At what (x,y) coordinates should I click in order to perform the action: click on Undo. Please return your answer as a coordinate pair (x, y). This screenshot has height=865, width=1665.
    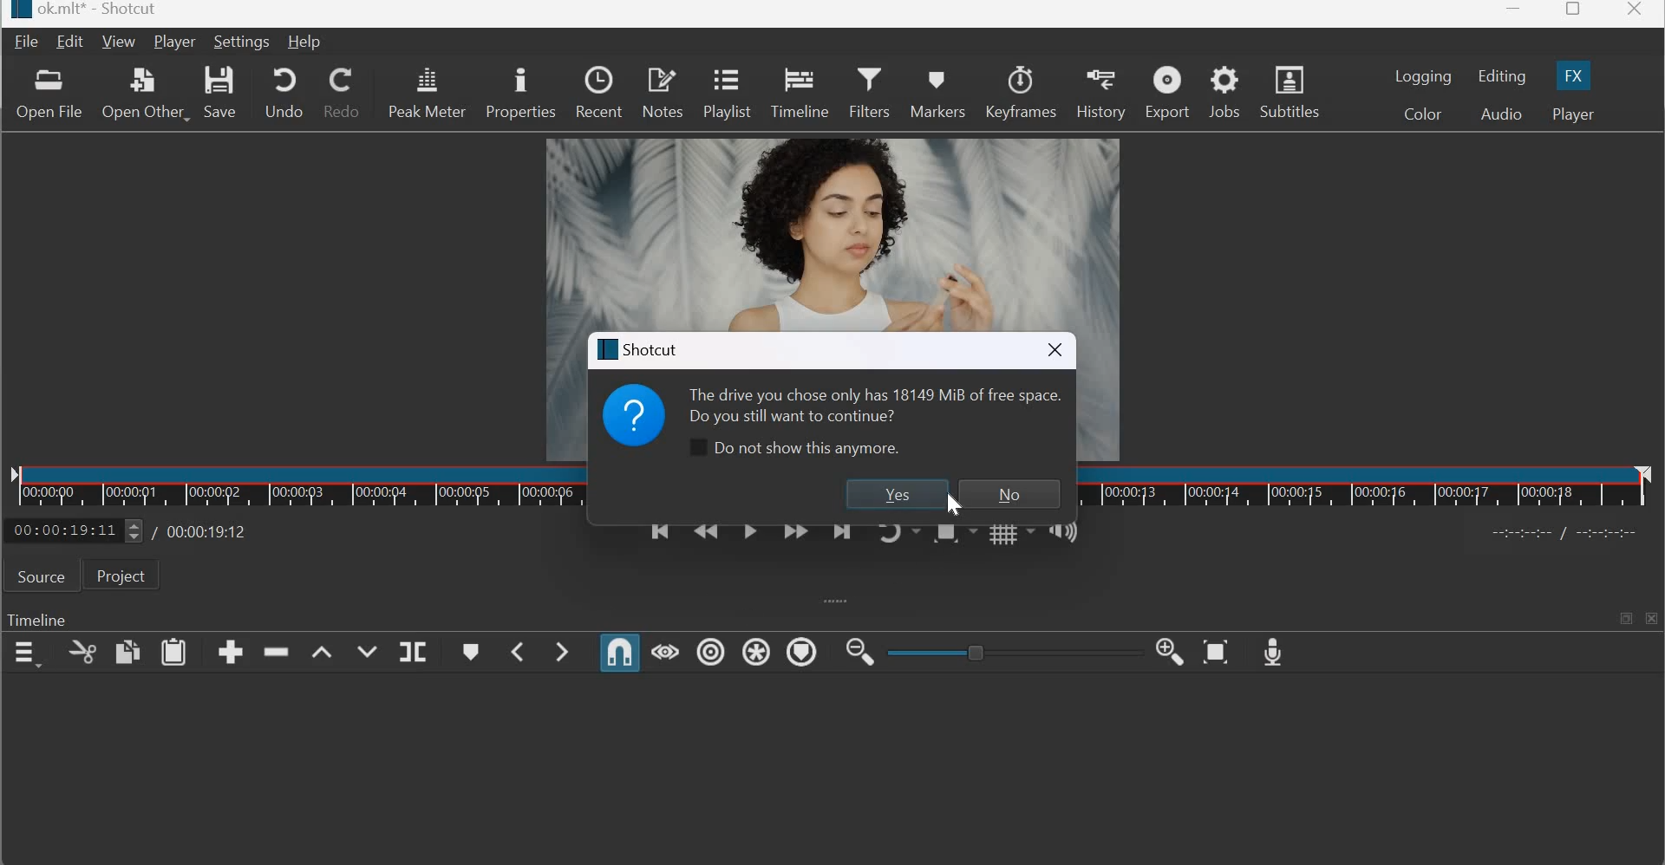
    Looking at the image, I should click on (282, 92).